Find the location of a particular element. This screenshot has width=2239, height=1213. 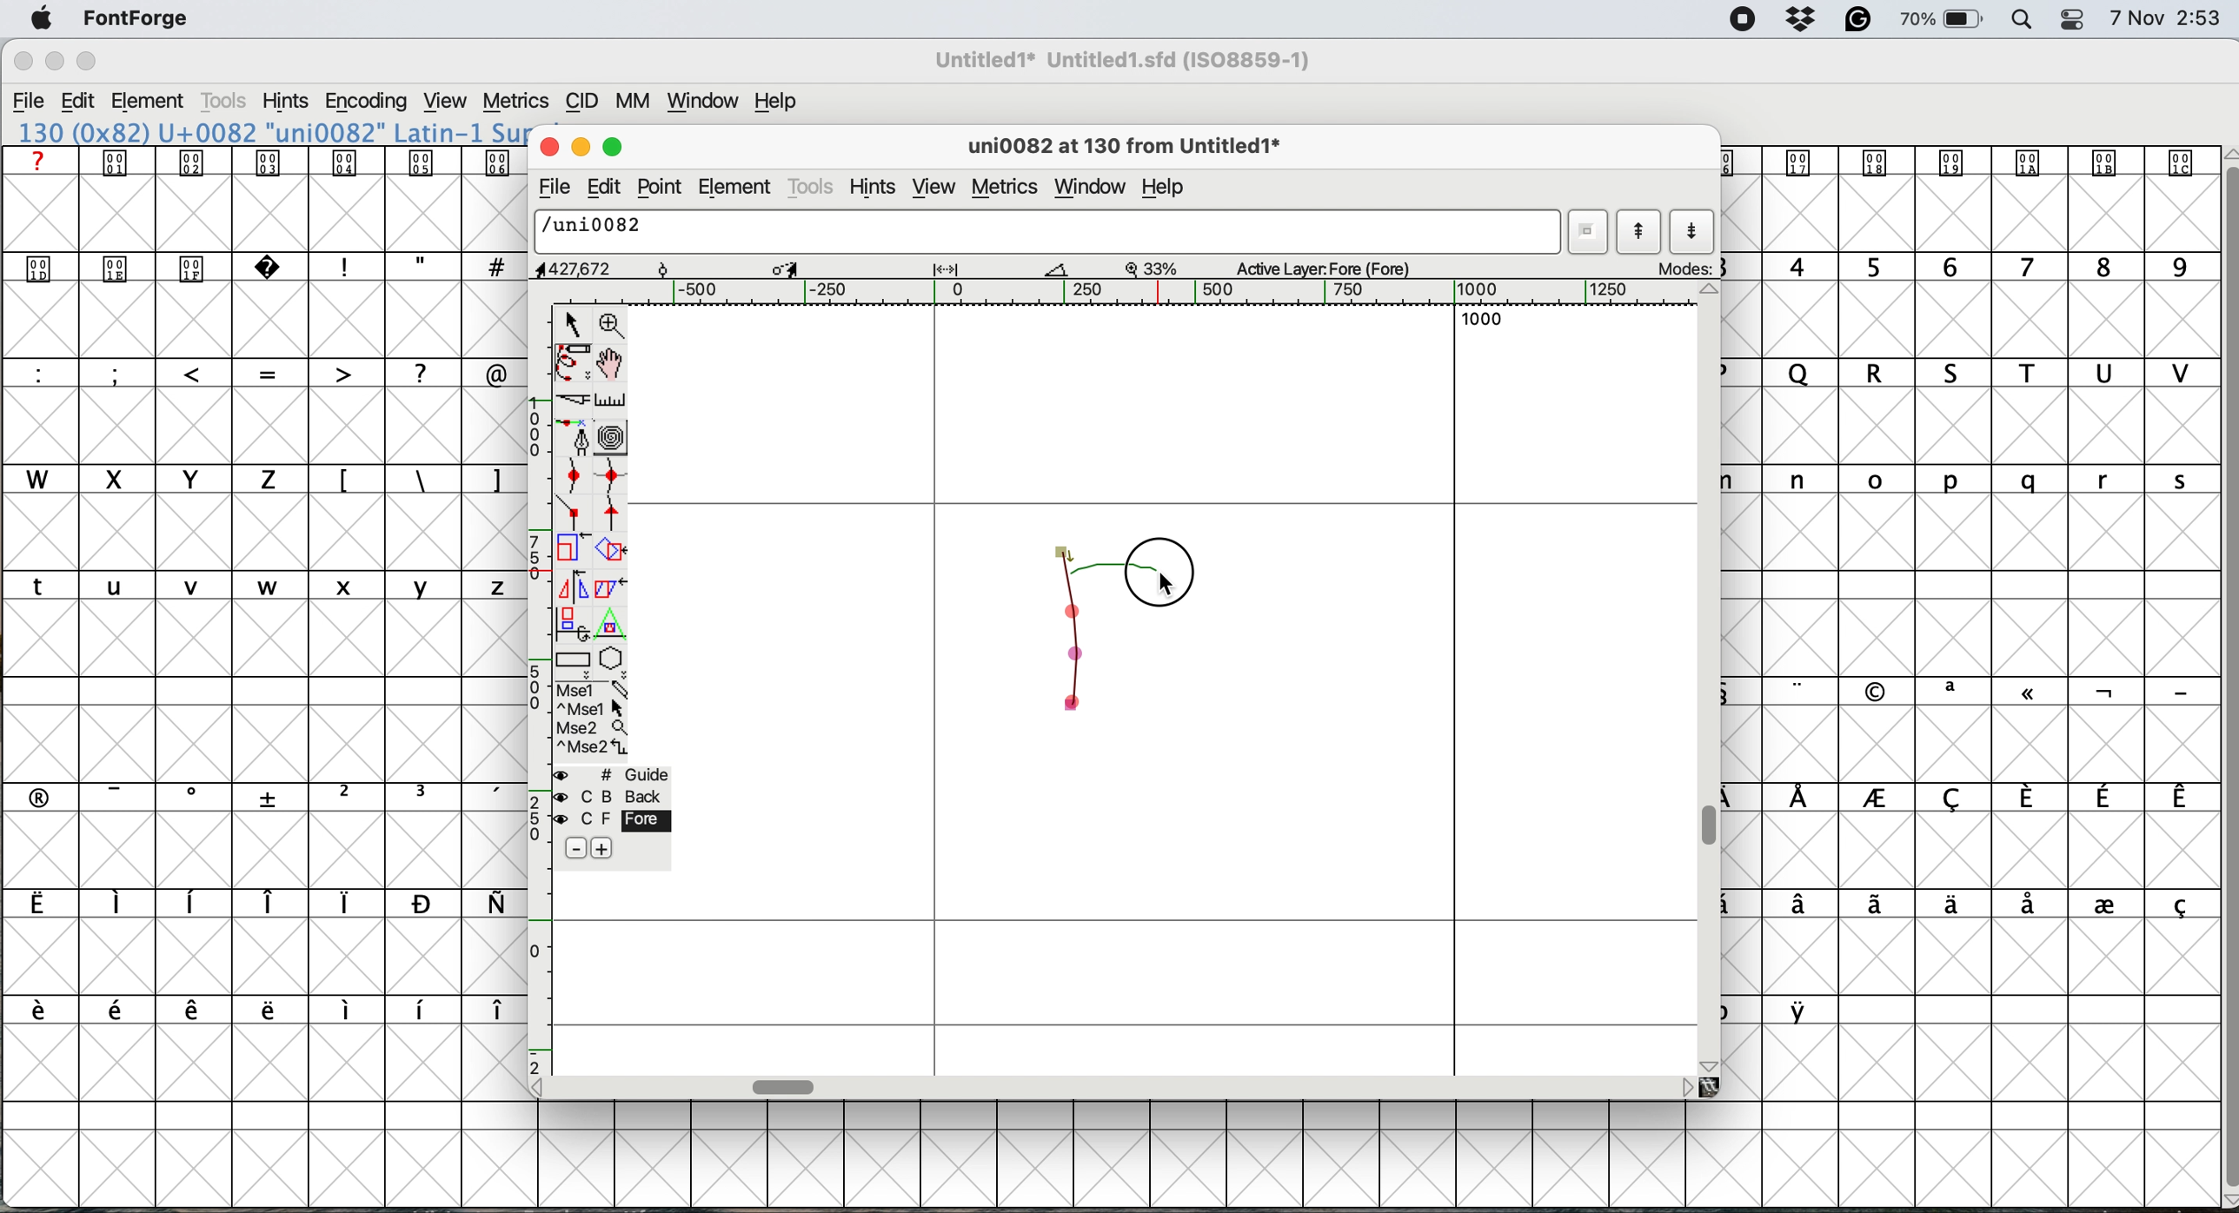

vertical scroll bar is located at coordinates (2219, 673).